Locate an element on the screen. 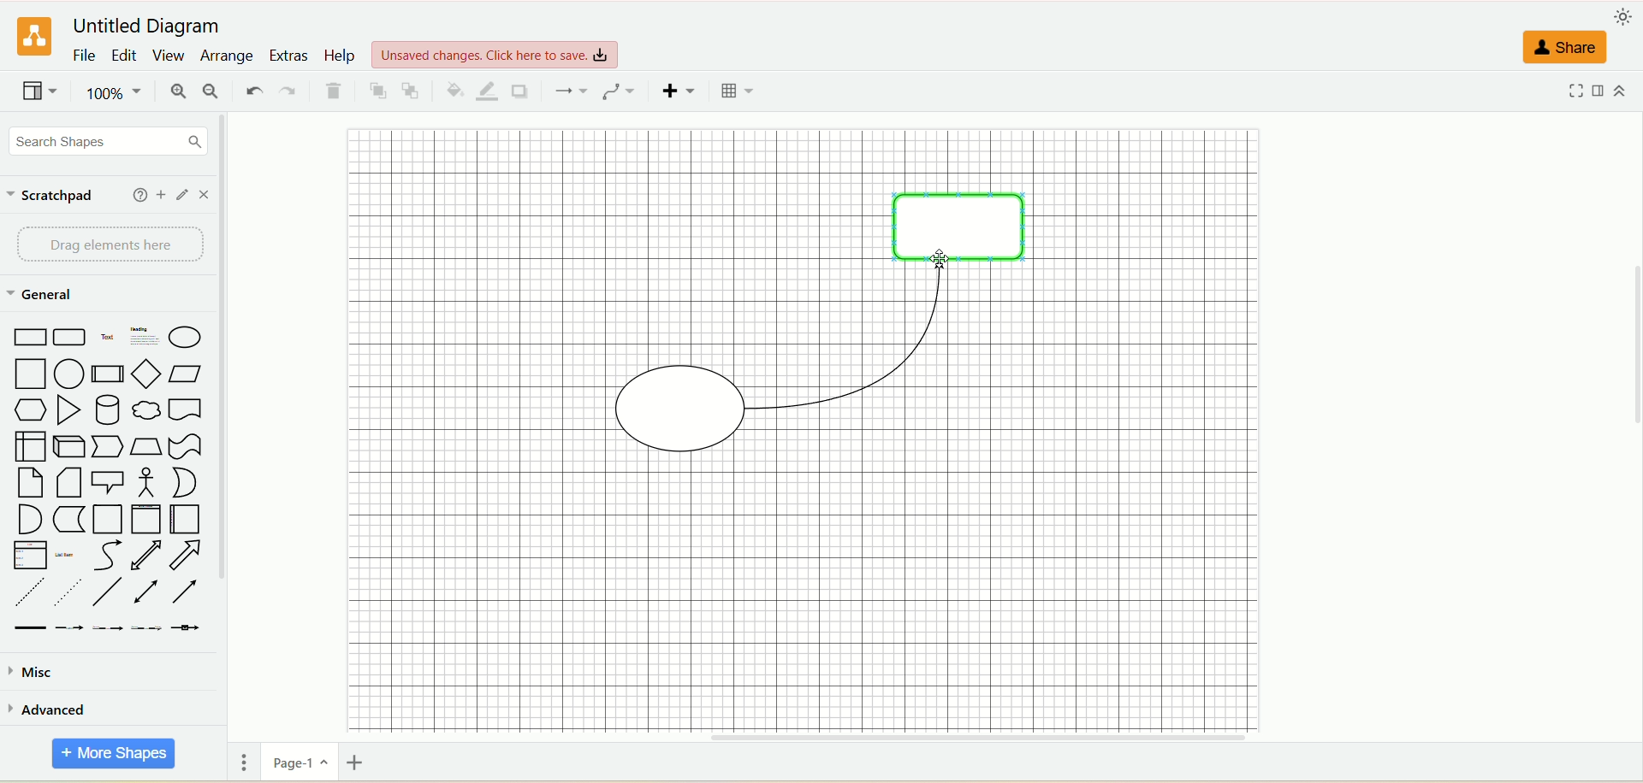 The height and width of the screenshot is (783, 1643). to front is located at coordinates (373, 91).